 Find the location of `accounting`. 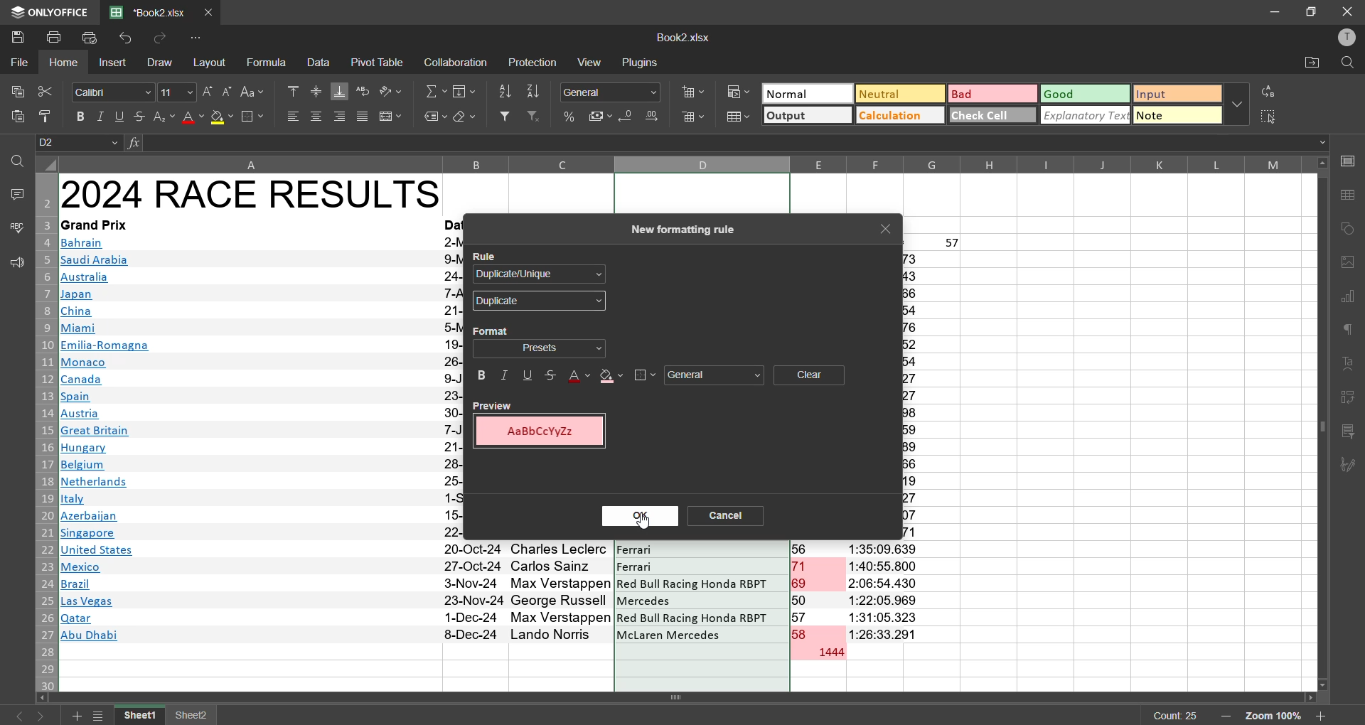

accounting is located at coordinates (601, 114).